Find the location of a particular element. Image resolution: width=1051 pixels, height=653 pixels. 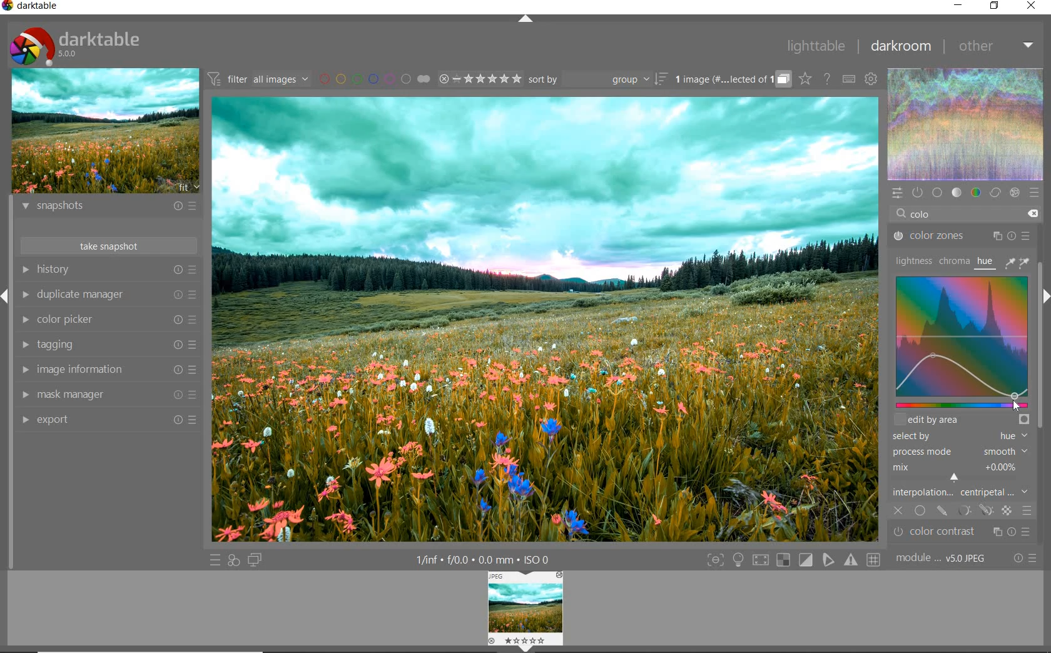

mask options is located at coordinates (975, 511).